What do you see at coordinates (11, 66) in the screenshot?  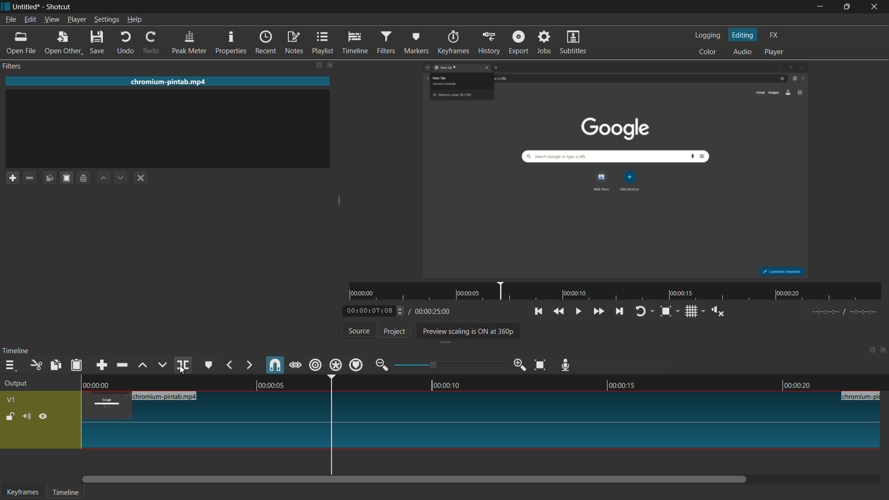 I see `filters` at bounding box center [11, 66].